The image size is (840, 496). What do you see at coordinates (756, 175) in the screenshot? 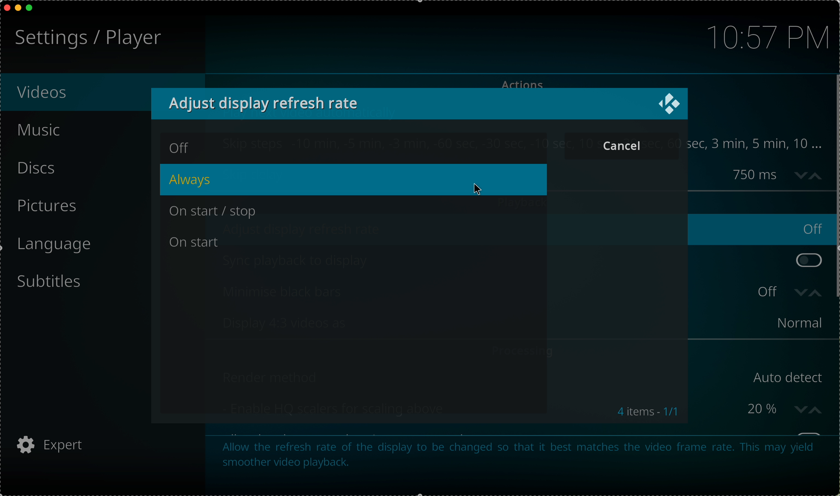
I see `750 ms` at bounding box center [756, 175].